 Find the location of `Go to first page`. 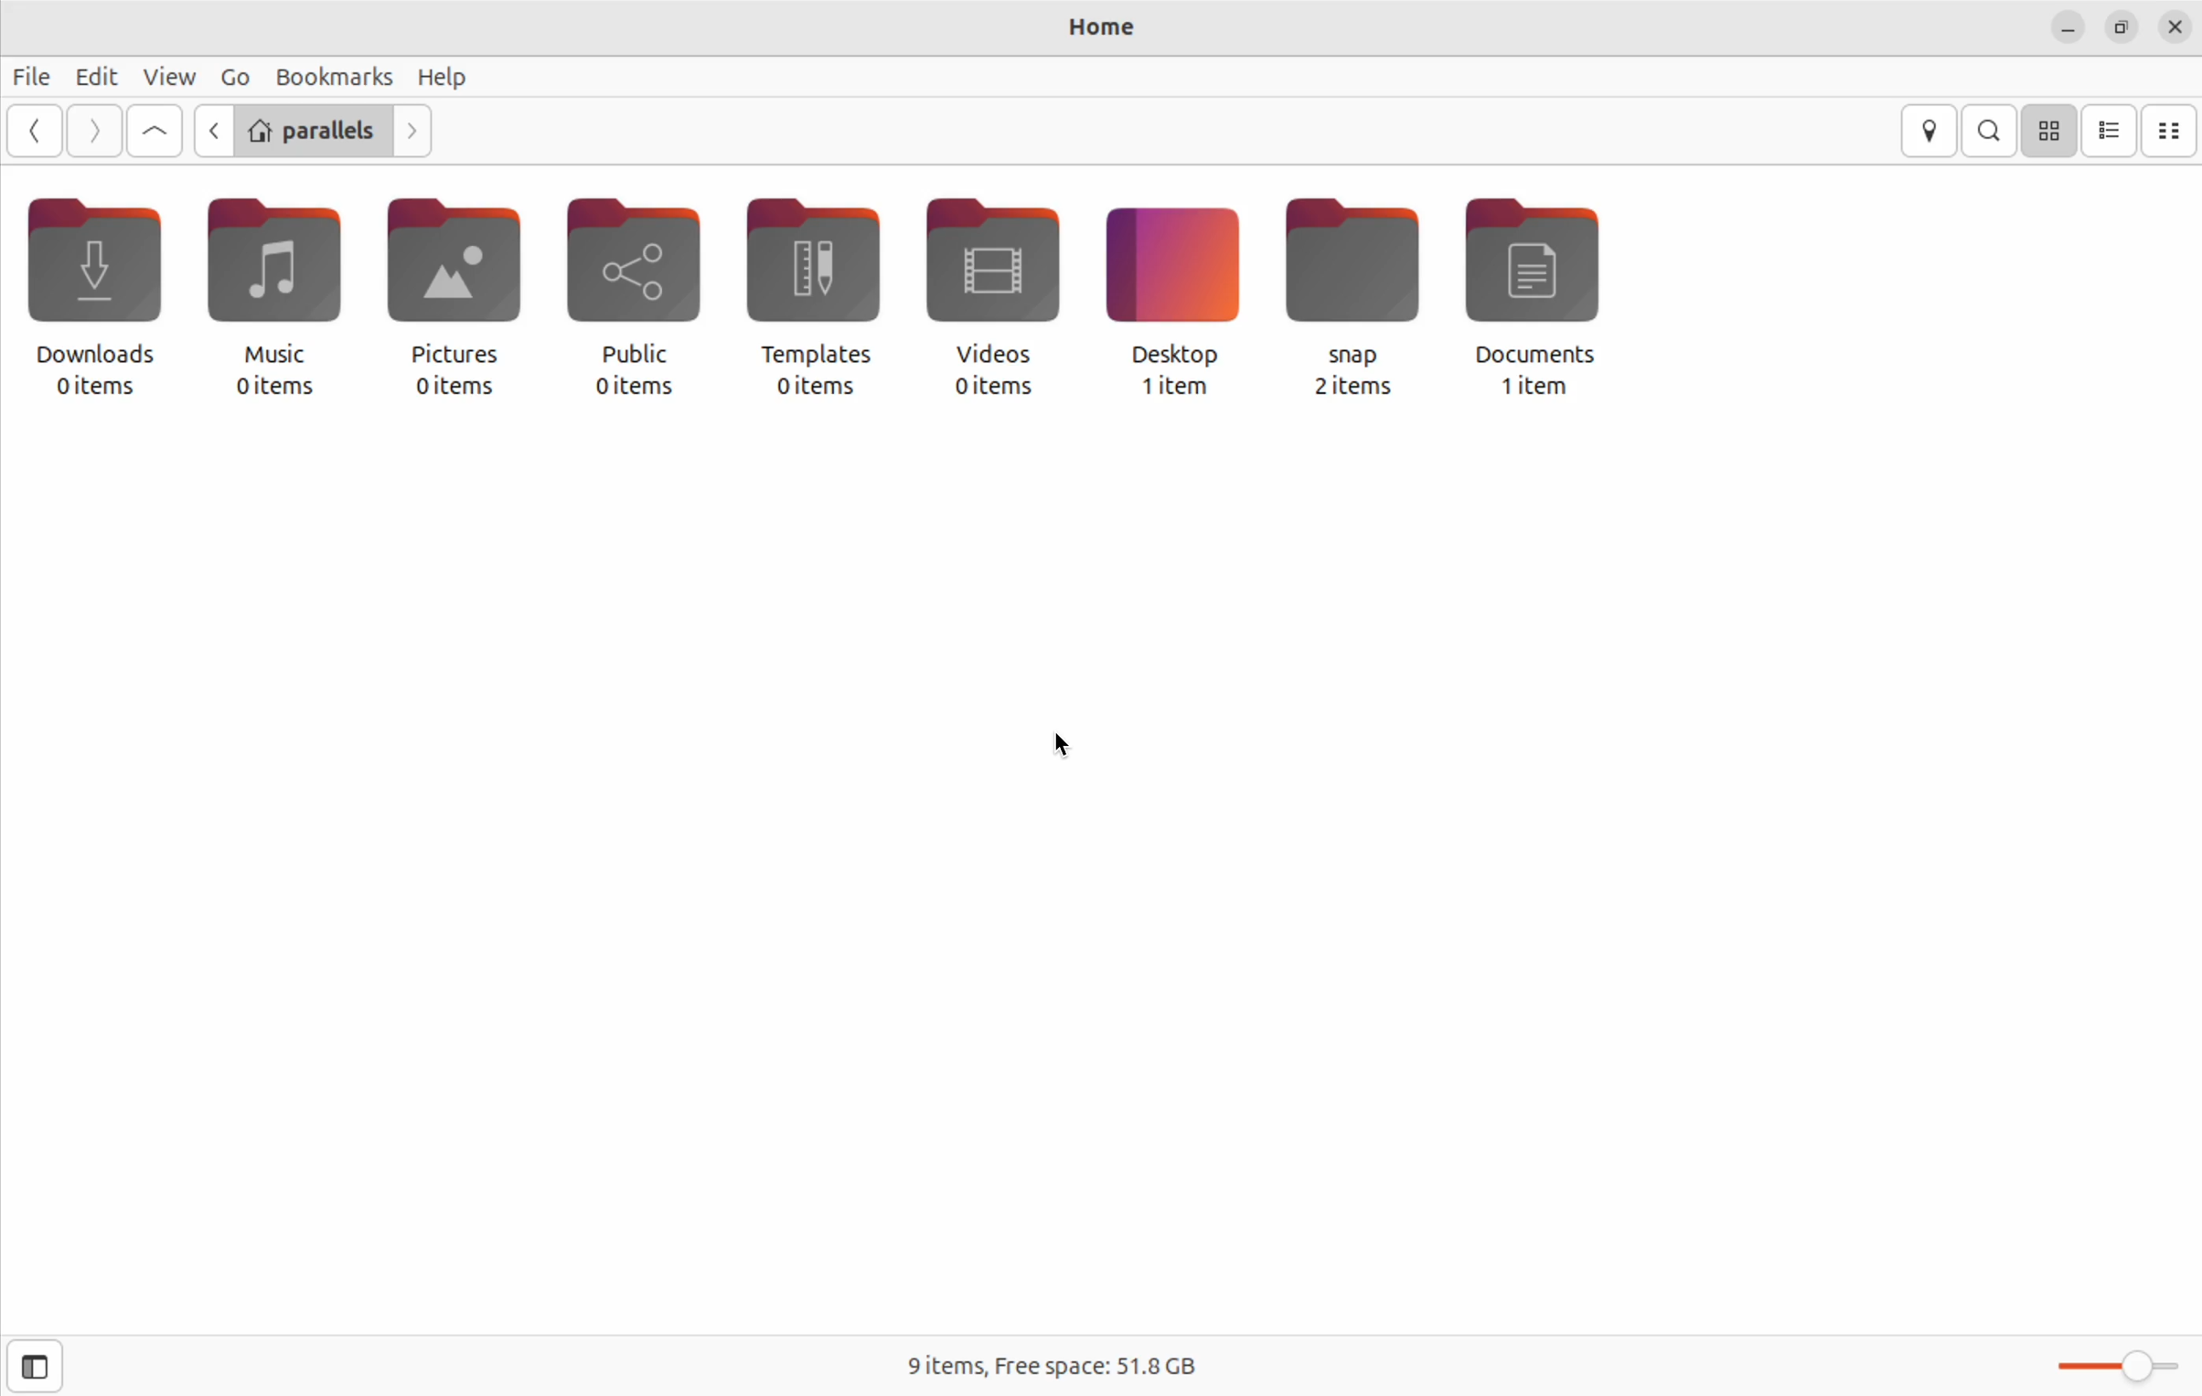

Go to first page is located at coordinates (155, 133).